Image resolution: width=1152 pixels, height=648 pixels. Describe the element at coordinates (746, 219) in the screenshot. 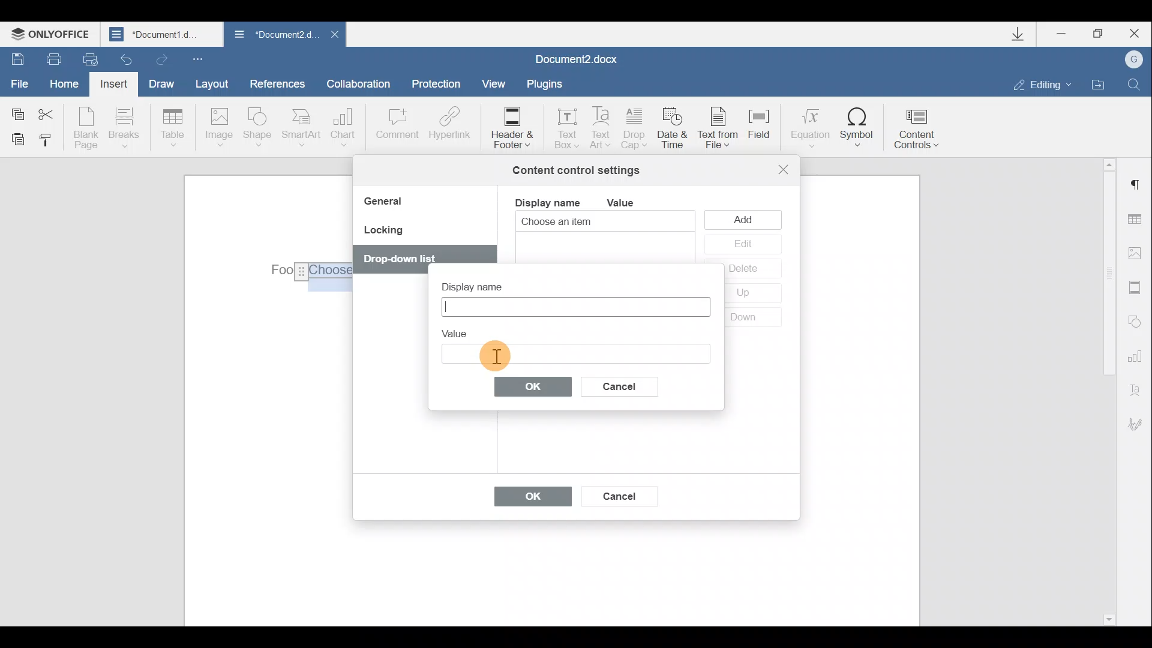

I see `Add` at that location.